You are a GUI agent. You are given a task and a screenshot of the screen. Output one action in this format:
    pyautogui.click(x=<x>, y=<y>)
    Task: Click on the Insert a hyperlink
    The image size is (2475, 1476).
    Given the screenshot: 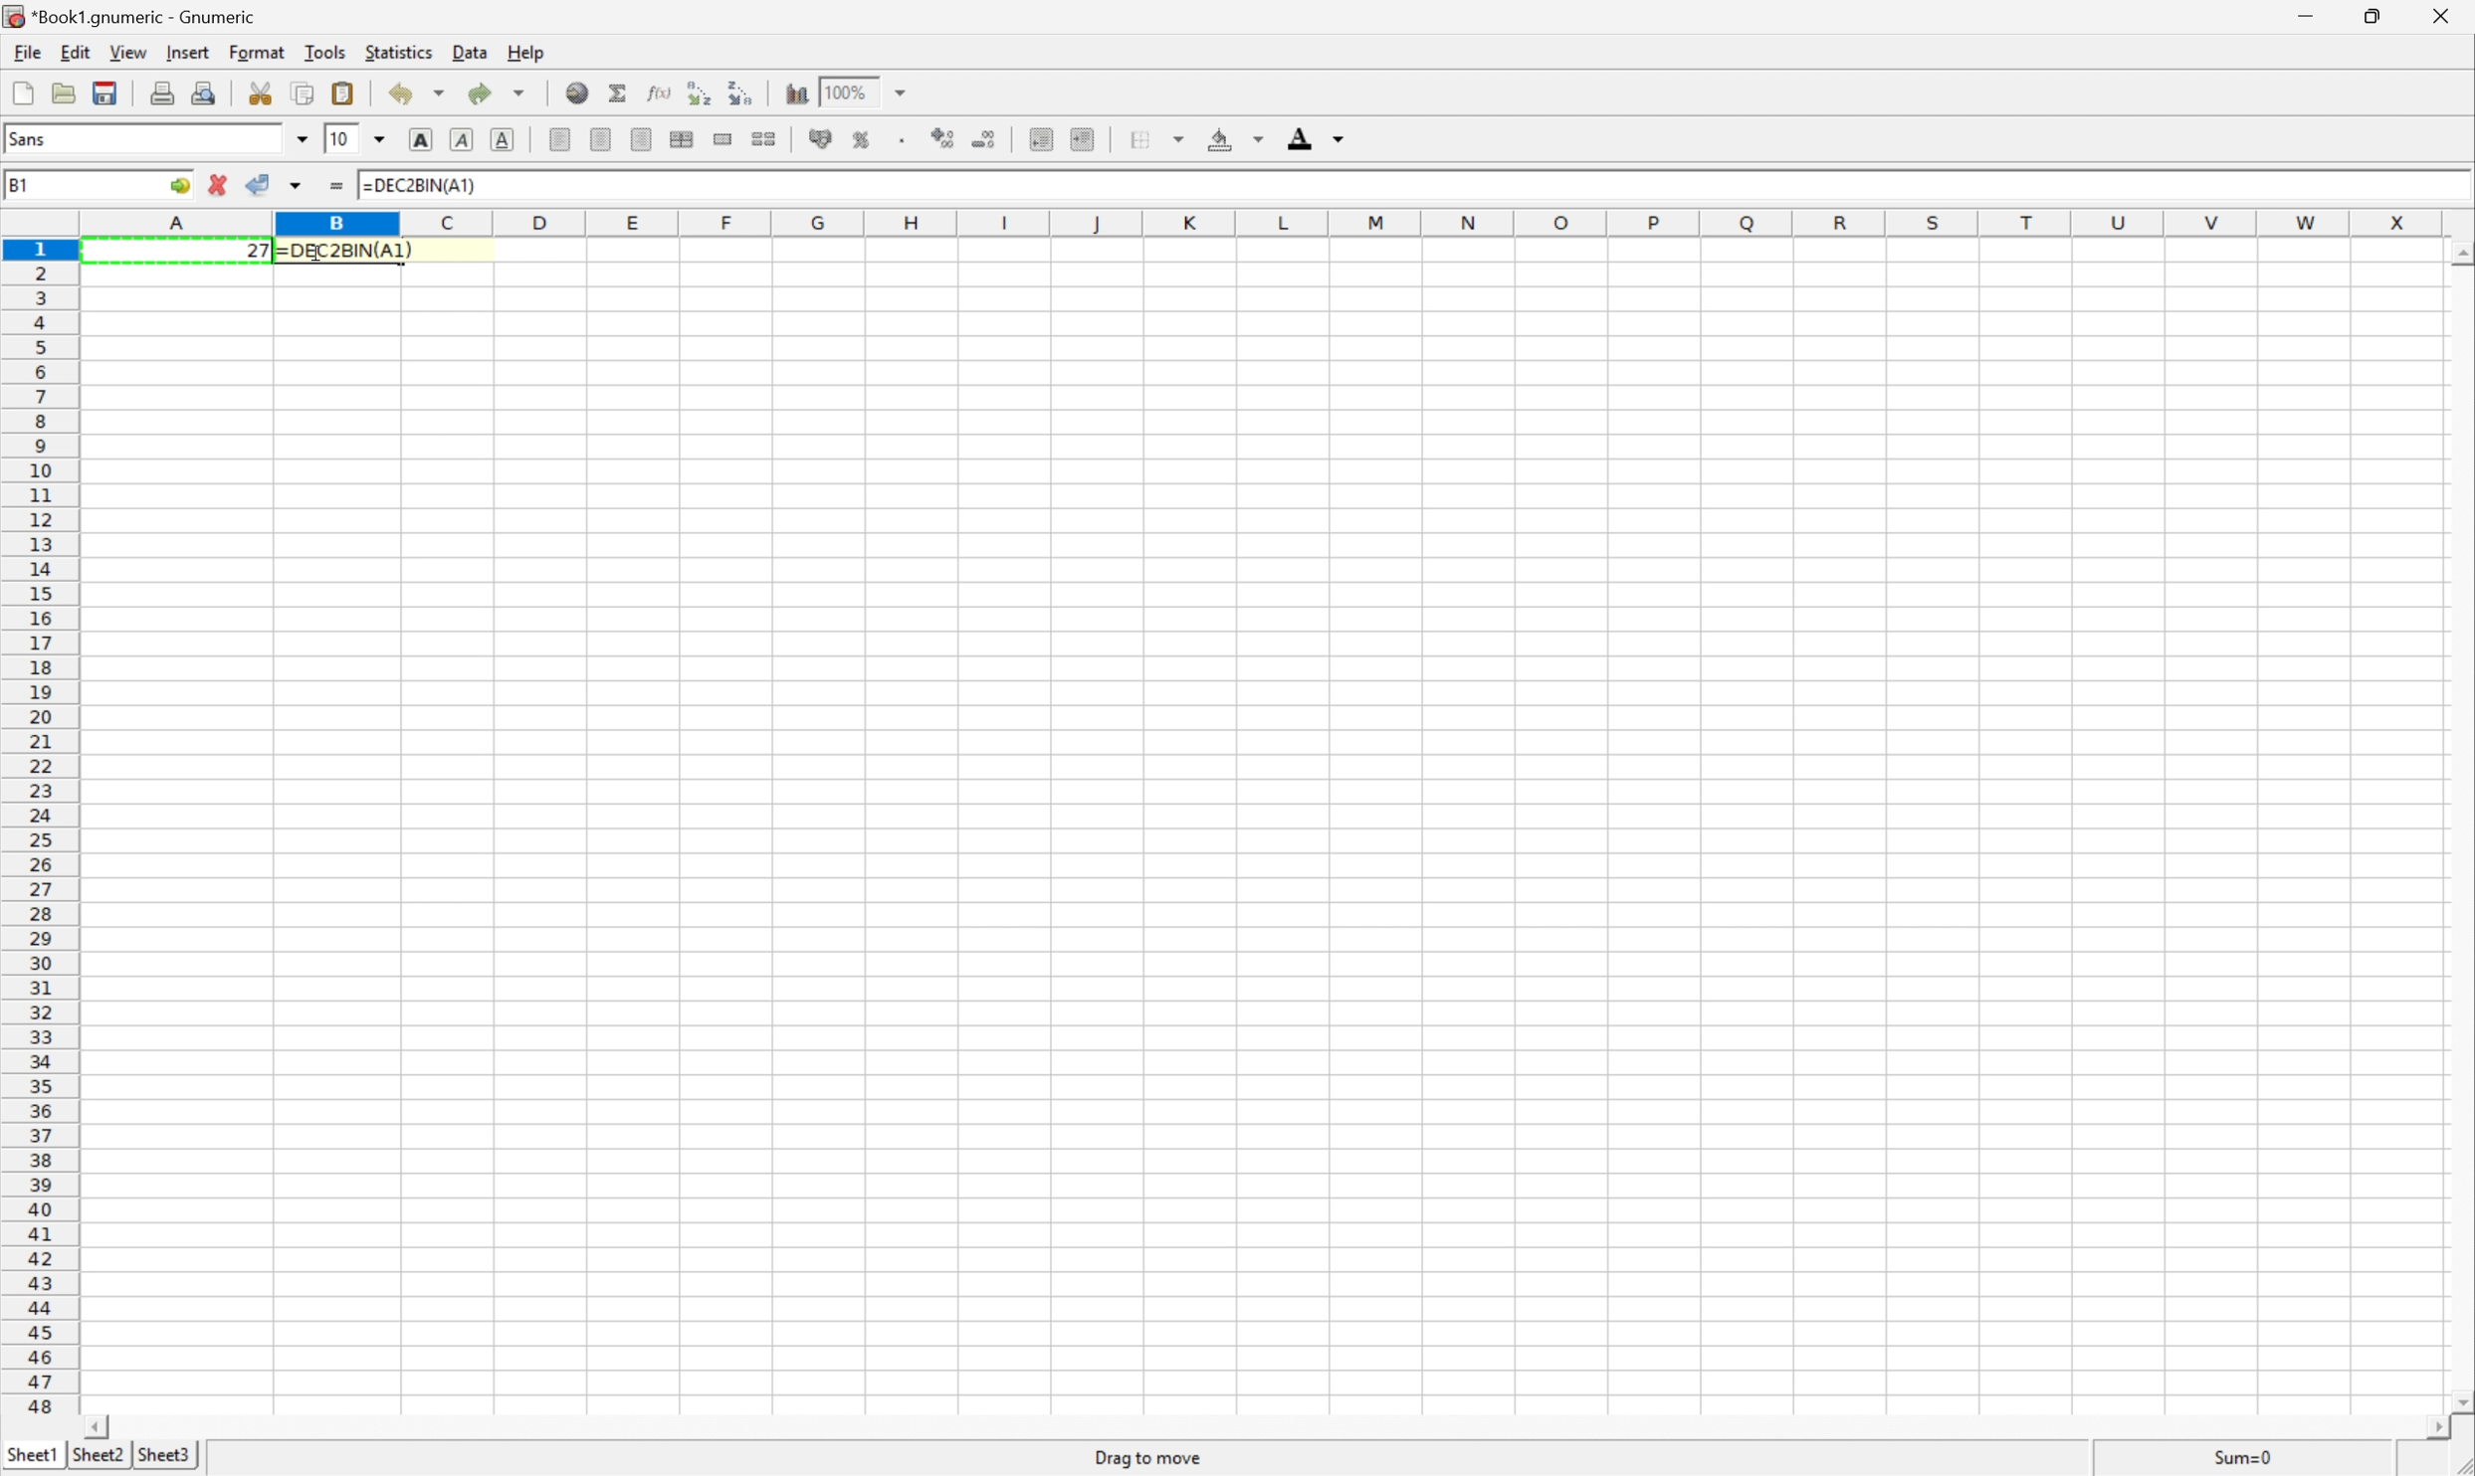 What is the action you would take?
    pyautogui.click(x=577, y=95)
    